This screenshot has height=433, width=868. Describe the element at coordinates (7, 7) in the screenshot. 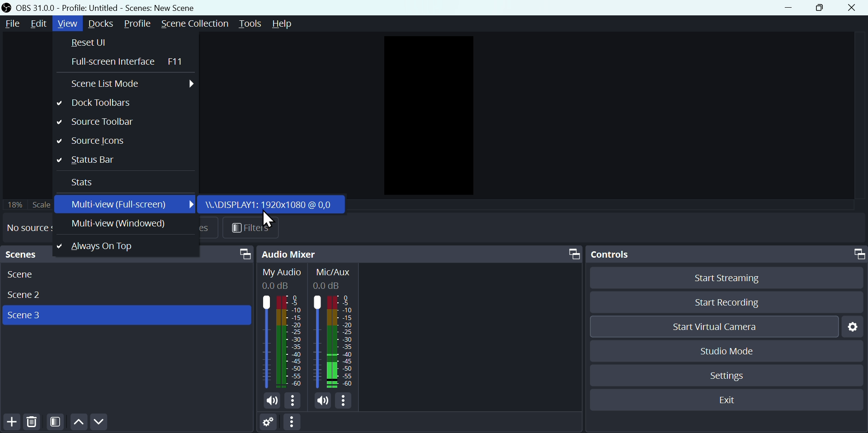

I see `OBS Desktop icon` at that location.